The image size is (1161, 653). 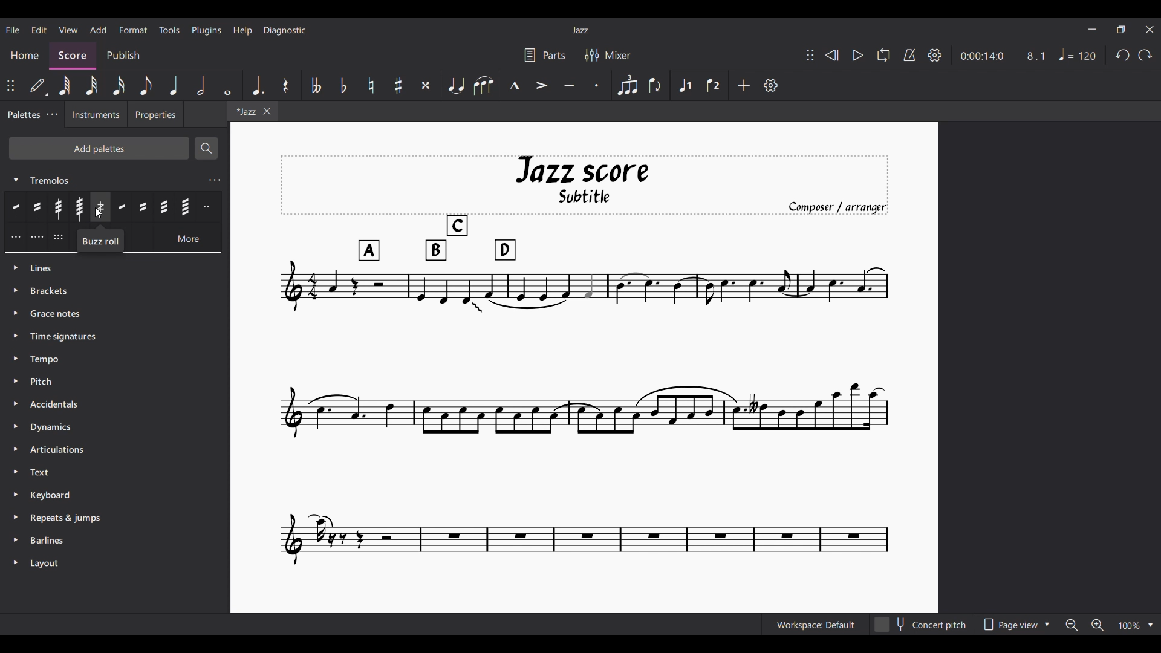 What do you see at coordinates (133, 30) in the screenshot?
I see `Format` at bounding box center [133, 30].